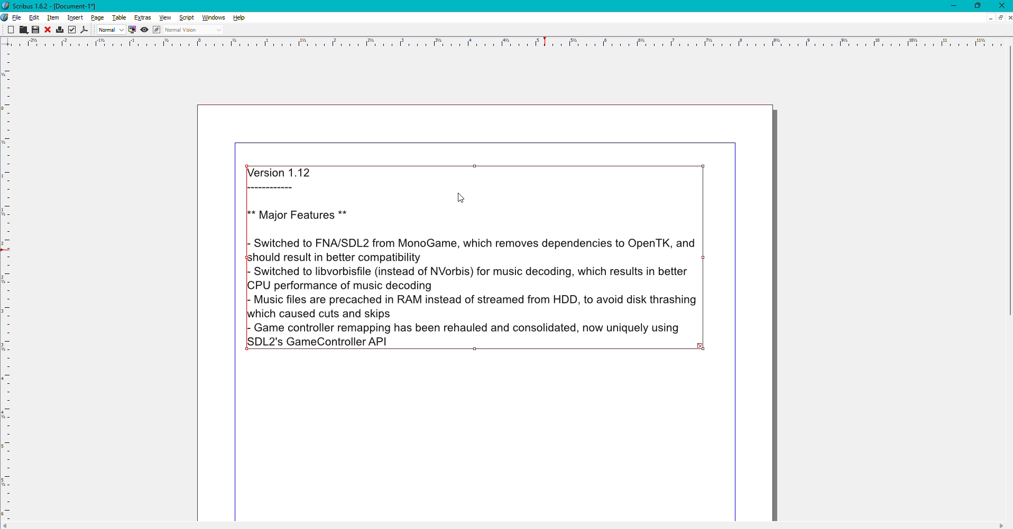  I want to click on Version 1.12, so click(285, 171).